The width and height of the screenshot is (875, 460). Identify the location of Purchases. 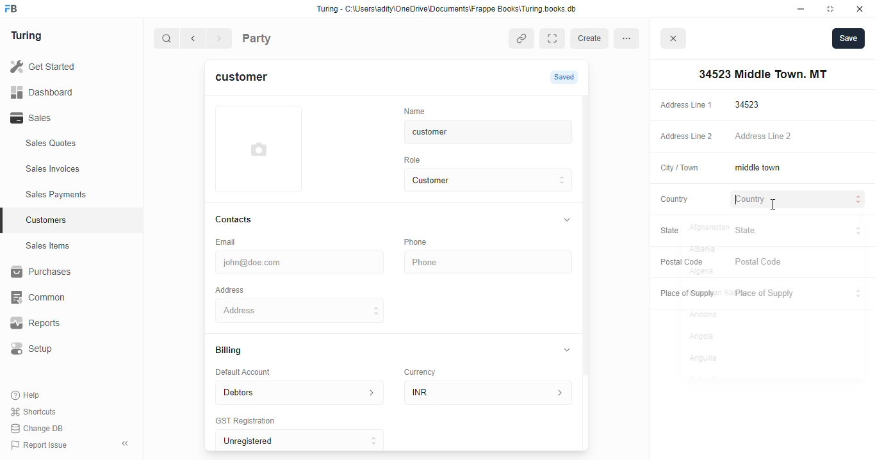
(64, 274).